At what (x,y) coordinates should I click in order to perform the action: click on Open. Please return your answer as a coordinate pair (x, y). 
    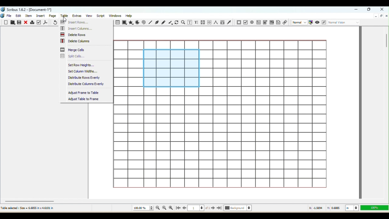
    Looking at the image, I should click on (12, 23).